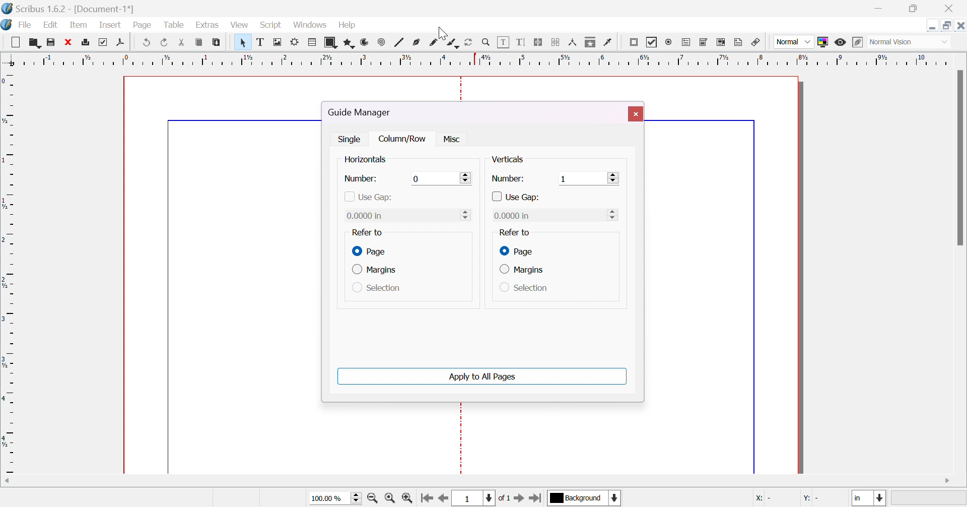  I want to click on Restore down, so click(948, 25).